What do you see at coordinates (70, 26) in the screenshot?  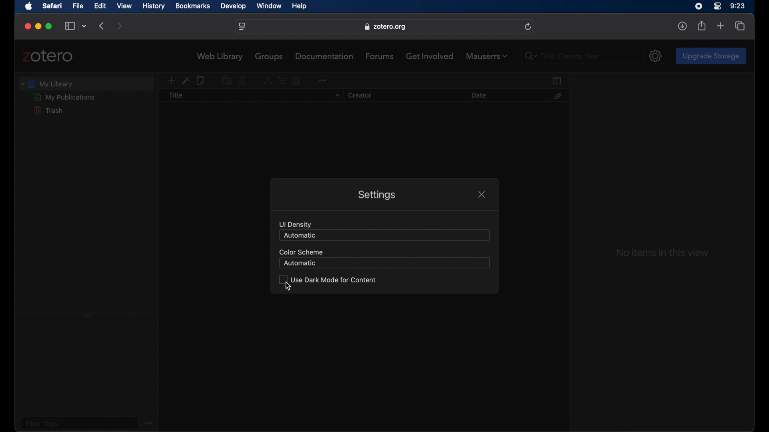 I see `show sidebar` at bounding box center [70, 26].